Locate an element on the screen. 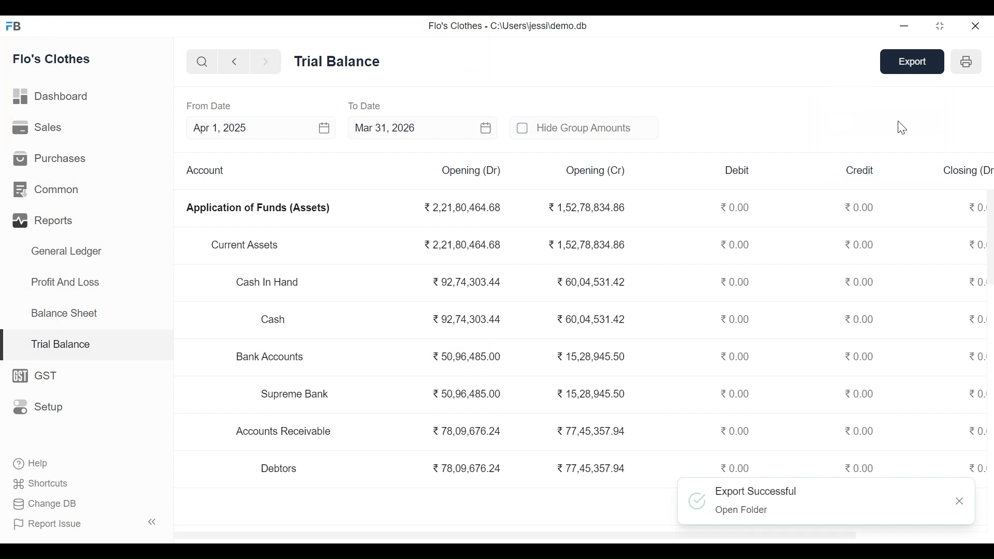 This screenshot has height=559, width=994. 78,09,676.24 is located at coordinates (466, 430).